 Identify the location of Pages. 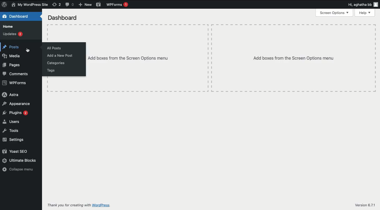
(12, 65).